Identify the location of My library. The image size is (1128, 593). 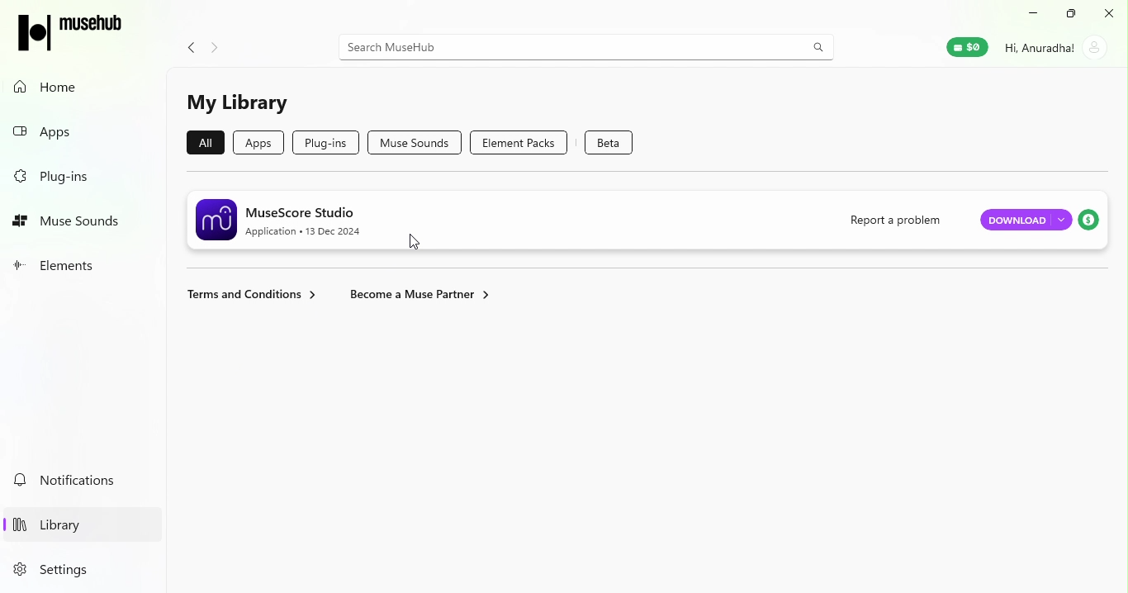
(239, 103).